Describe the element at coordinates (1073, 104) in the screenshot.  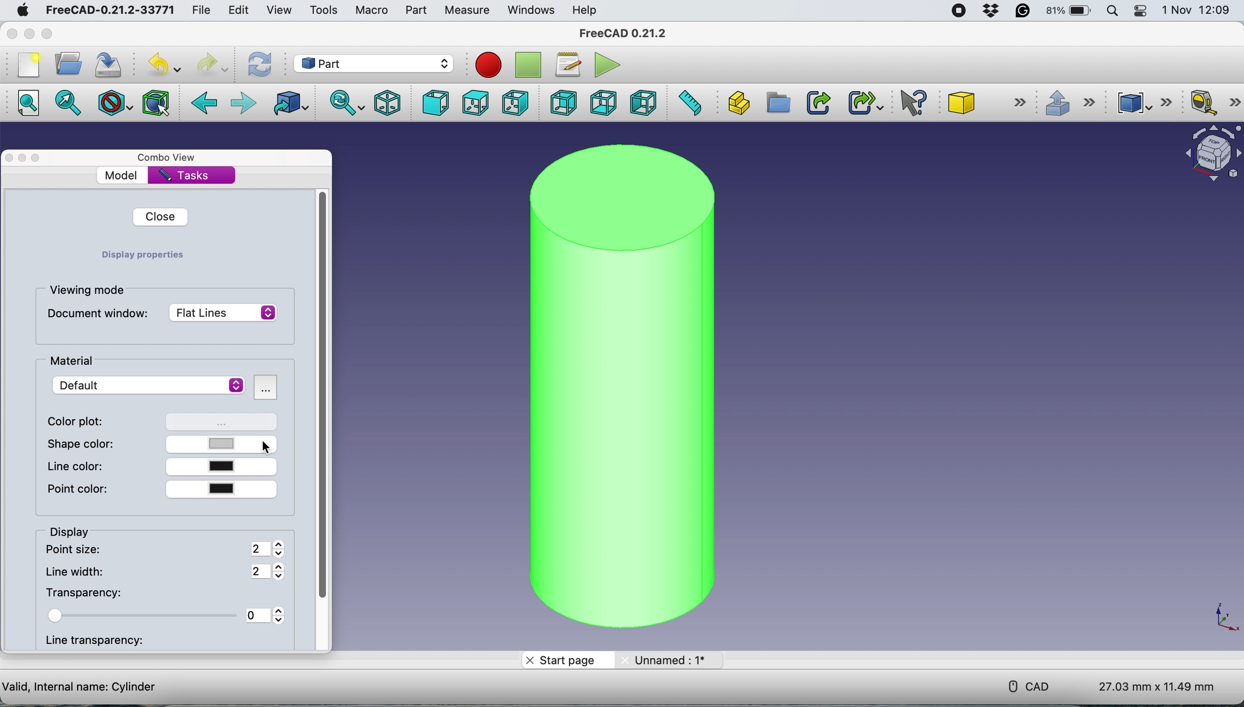
I see `extrusions` at that location.